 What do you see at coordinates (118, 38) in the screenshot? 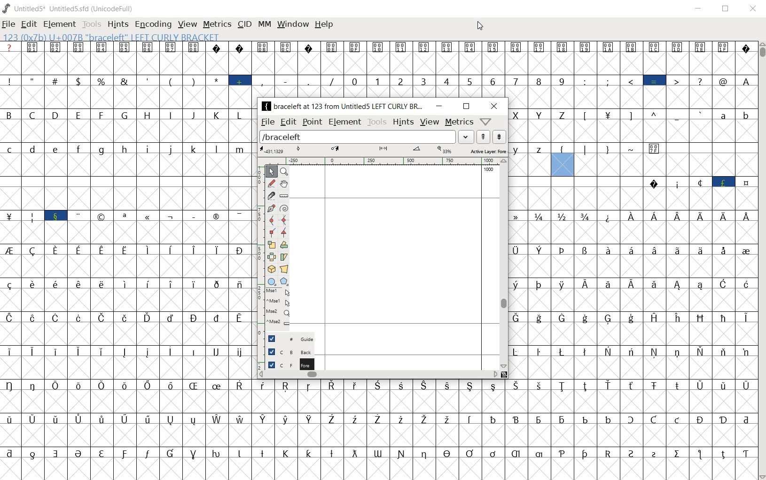
I see `123 (0x7b) U+007B "braceleft" LEFT CURLY BRACKET` at bounding box center [118, 38].